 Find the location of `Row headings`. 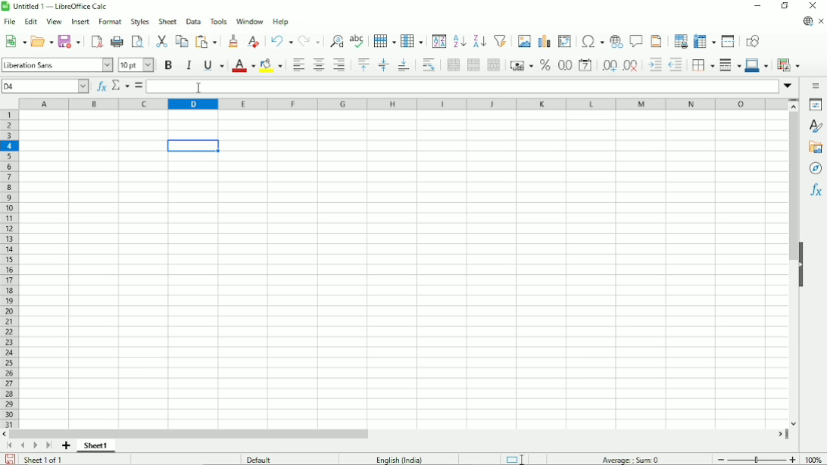

Row headings is located at coordinates (9, 268).